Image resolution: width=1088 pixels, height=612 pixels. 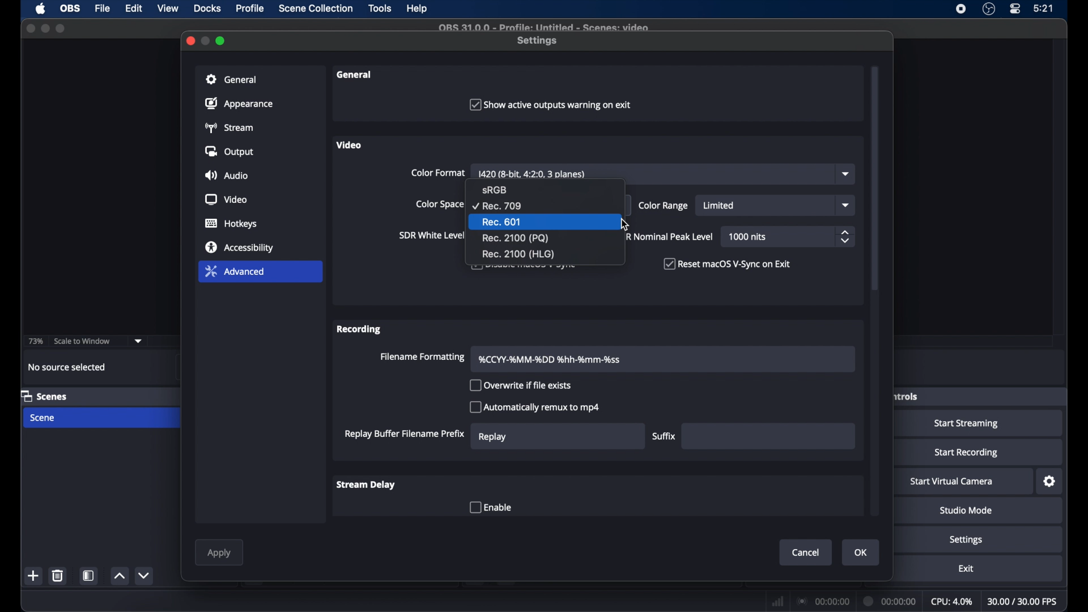 I want to click on enable, so click(x=491, y=507).